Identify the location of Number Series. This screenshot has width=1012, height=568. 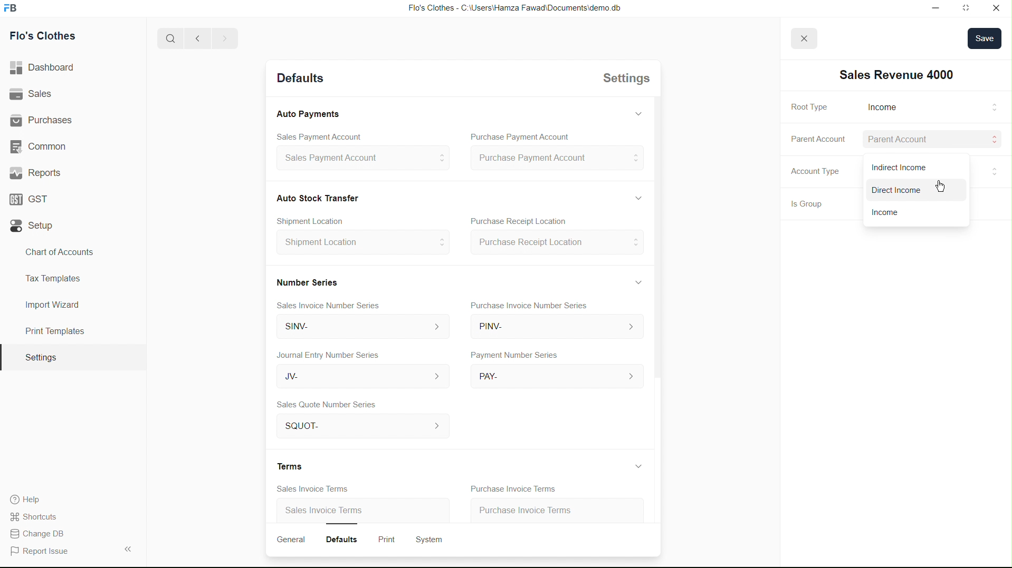
(305, 281).